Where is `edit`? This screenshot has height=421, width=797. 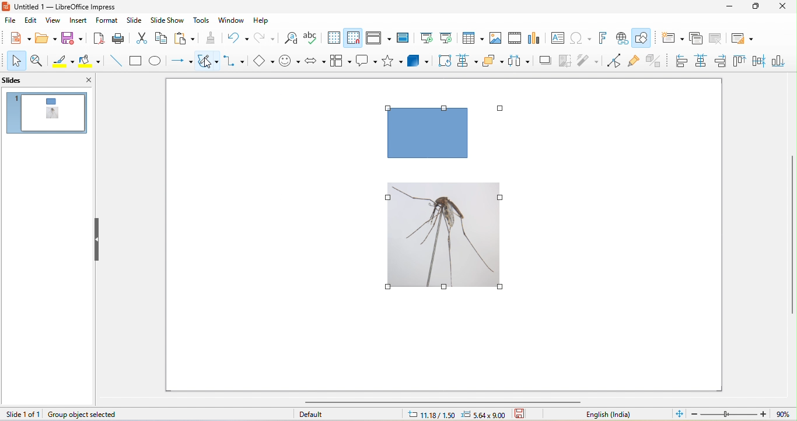
edit is located at coordinates (31, 20).